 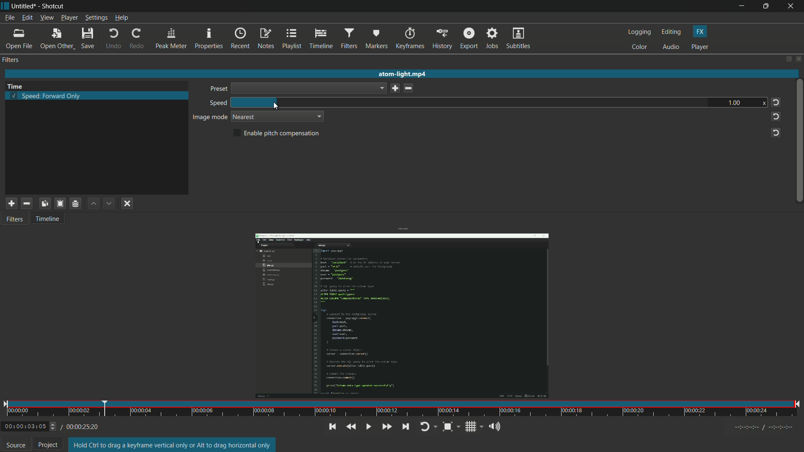 I want to click on Timecodes, so click(x=755, y=426).